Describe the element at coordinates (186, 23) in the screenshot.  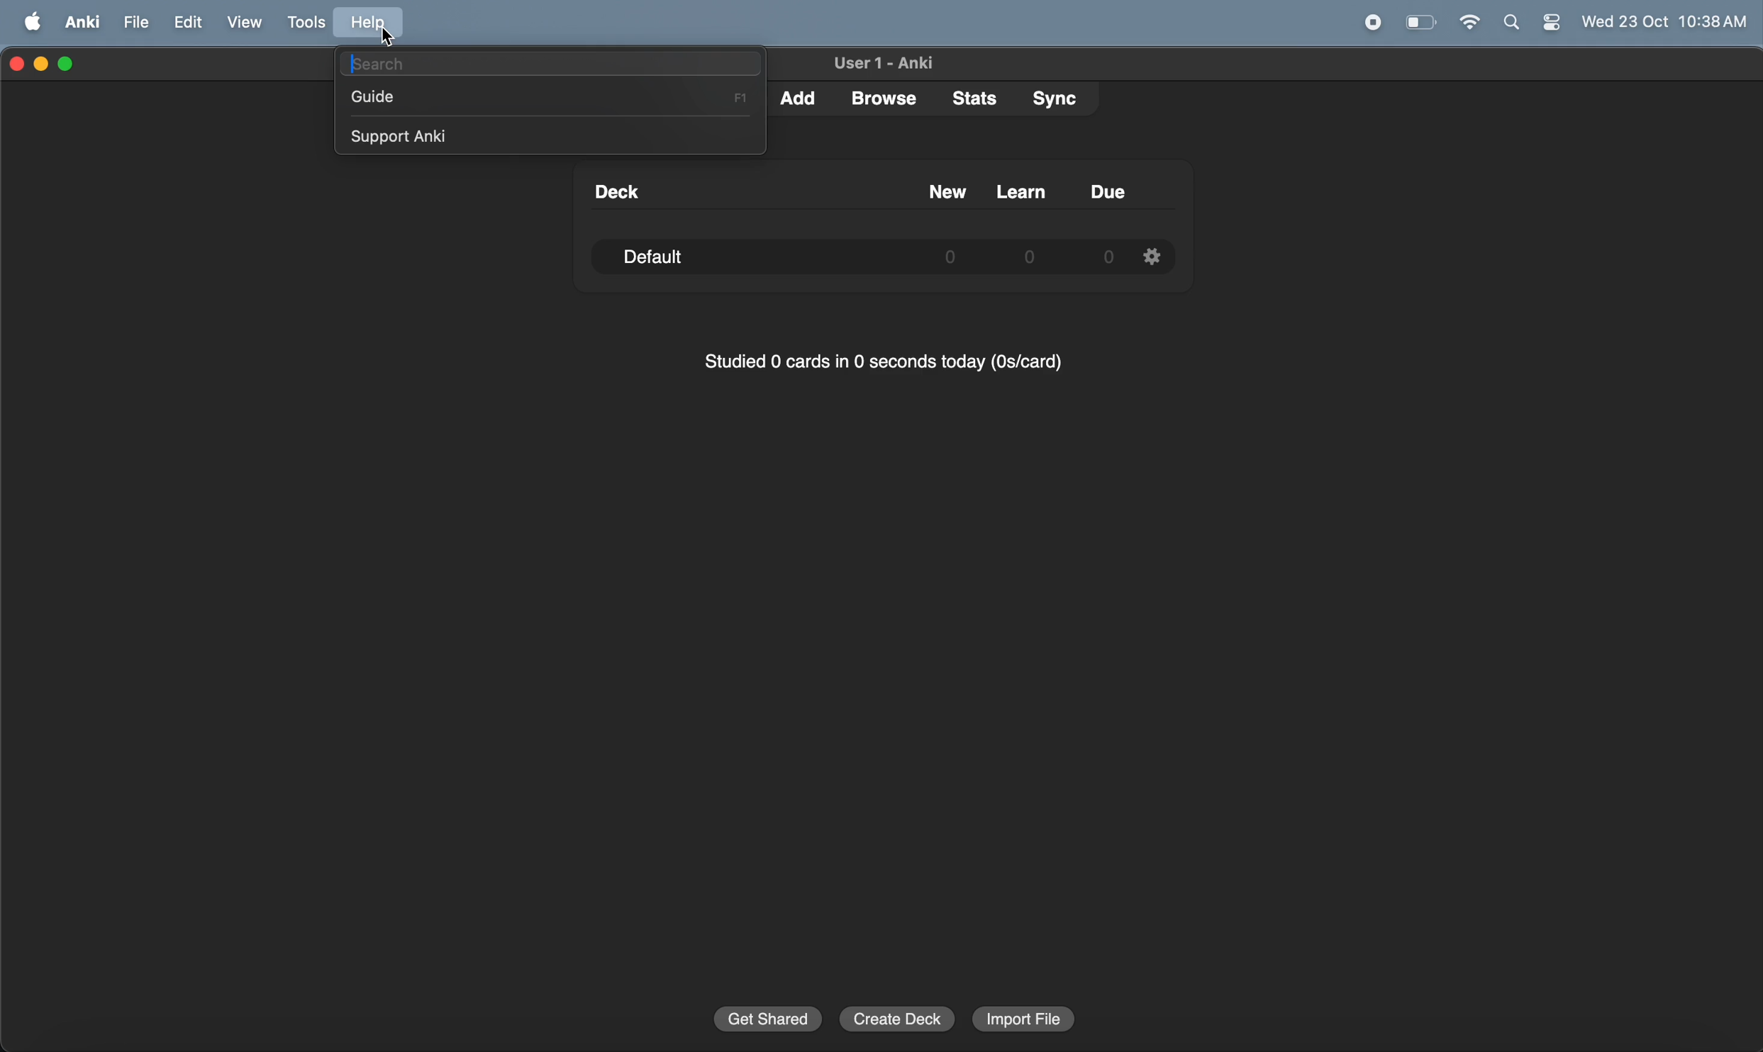
I see `edit` at that location.